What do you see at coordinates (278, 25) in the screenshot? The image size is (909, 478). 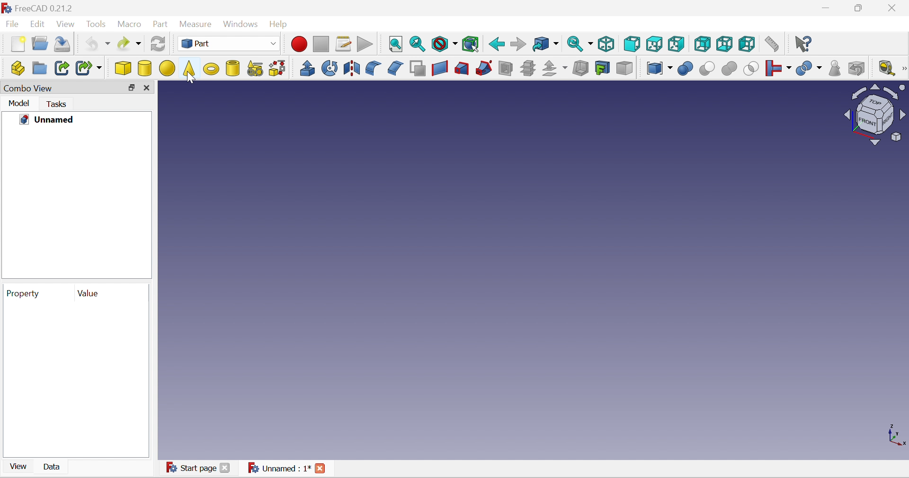 I see `Help` at bounding box center [278, 25].